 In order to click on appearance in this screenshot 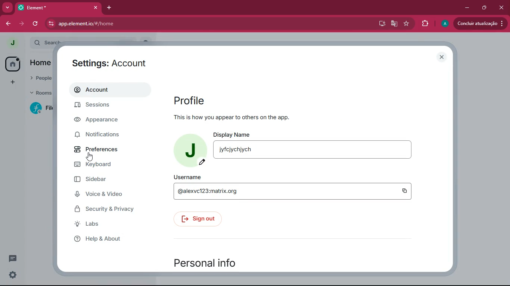, I will do `click(101, 121)`.